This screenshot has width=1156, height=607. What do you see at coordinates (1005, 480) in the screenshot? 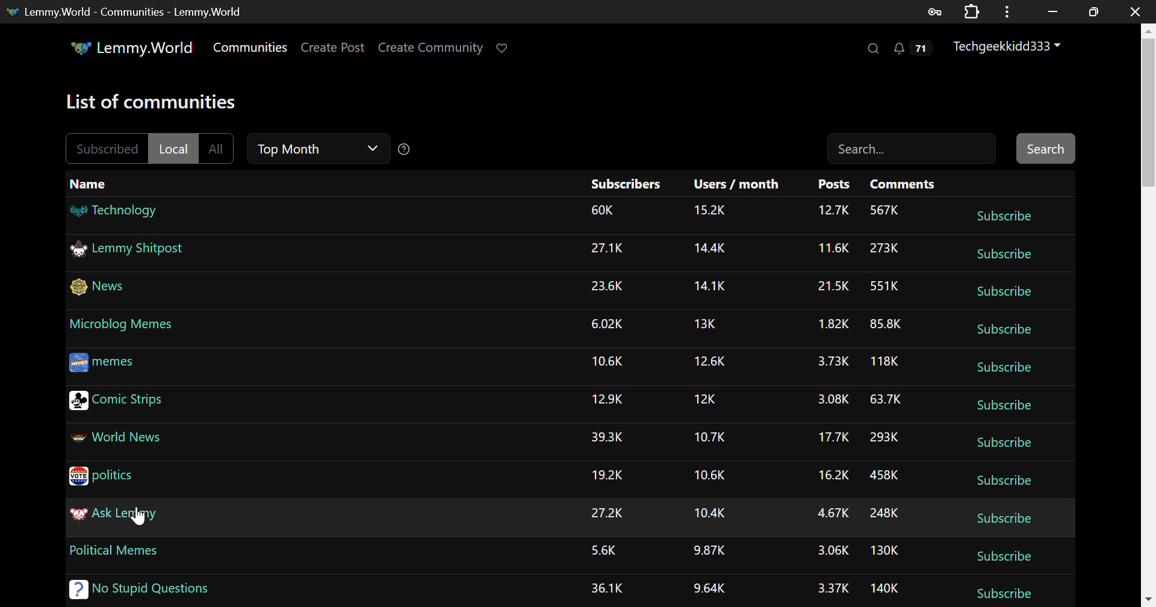
I see `Subscribe` at bounding box center [1005, 480].